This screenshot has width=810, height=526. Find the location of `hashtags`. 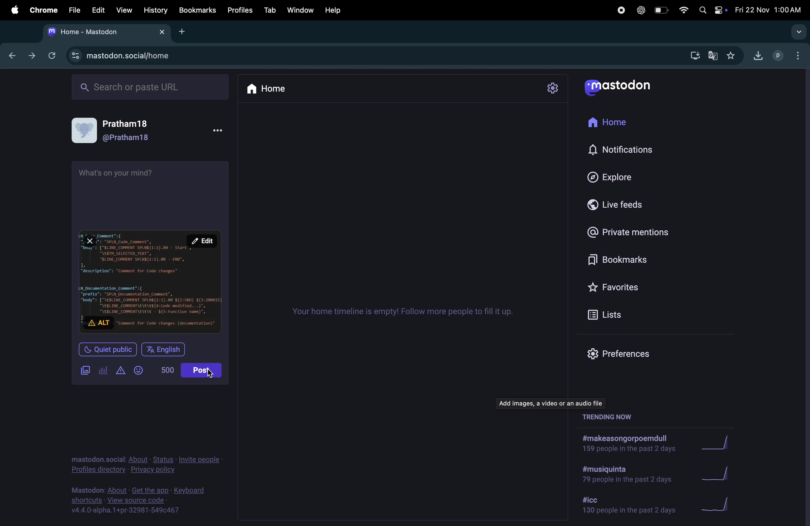

hashtags is located at coordinates (626, 475).